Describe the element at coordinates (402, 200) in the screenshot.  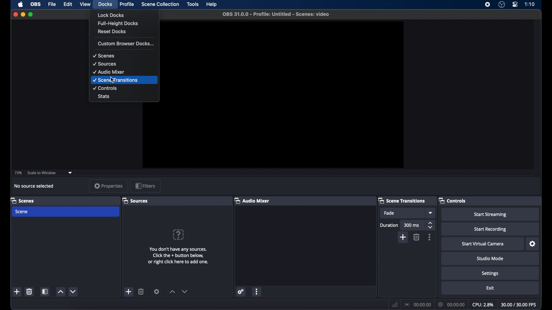
I see `scene transitions` at that location.